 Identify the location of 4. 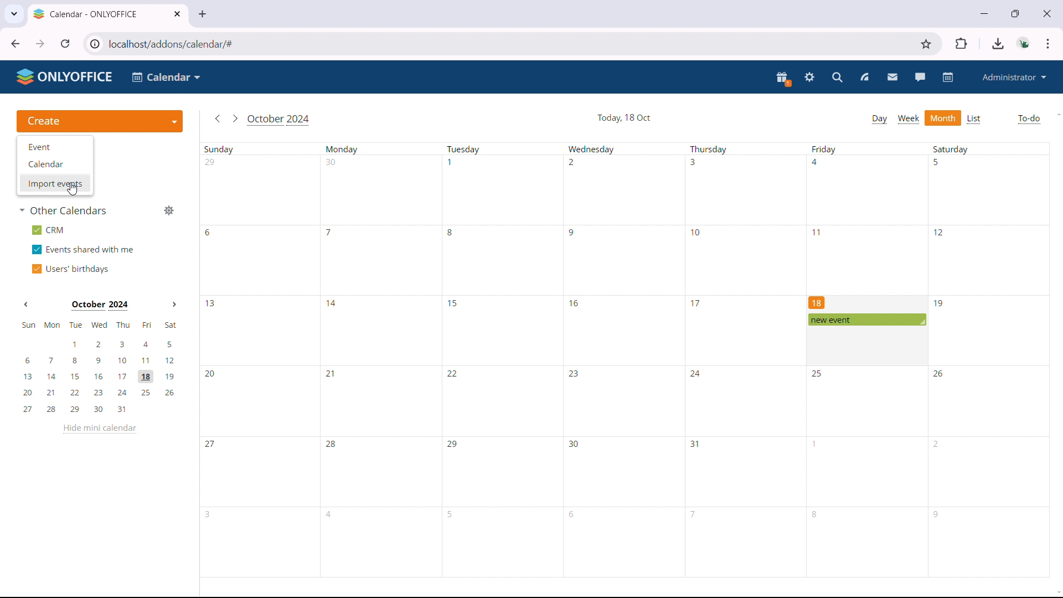
(331, 514).